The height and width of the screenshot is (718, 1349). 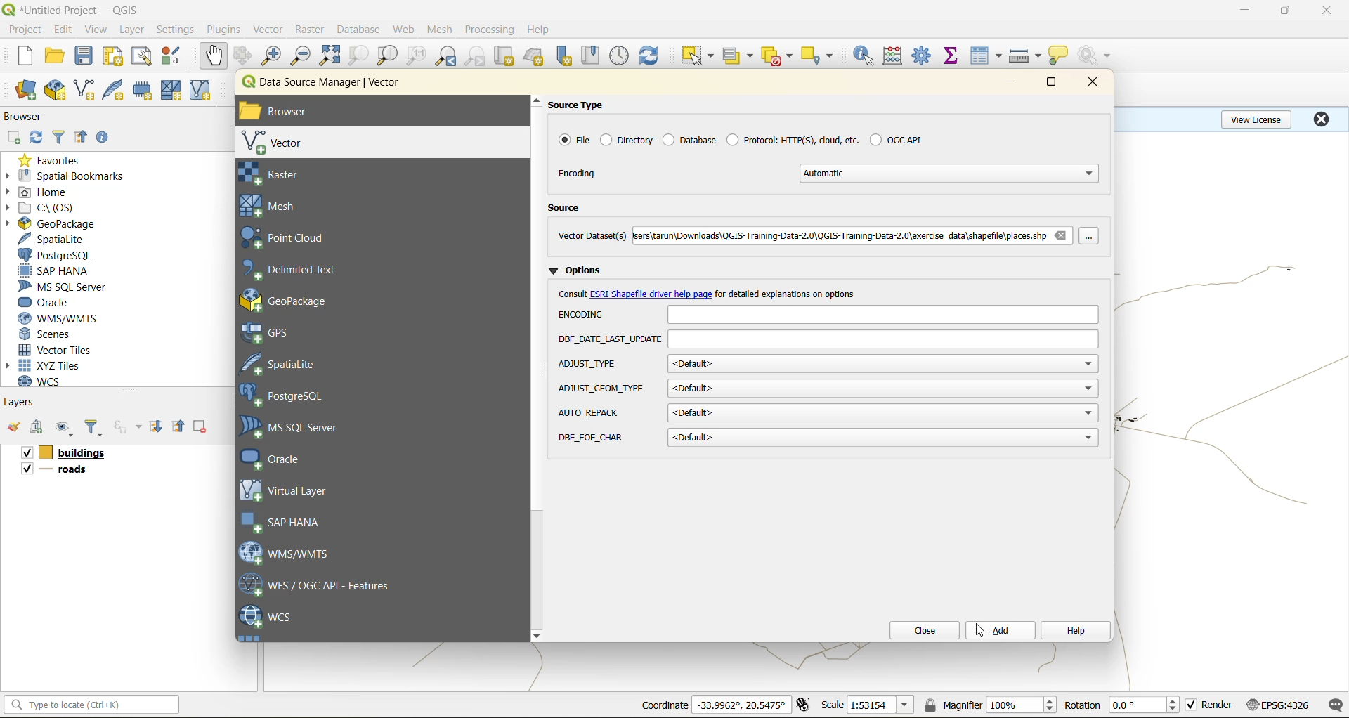 What do you see at coordinates (404, 30) in the screenshot?
I see `web` at bounding box center [404, 30].